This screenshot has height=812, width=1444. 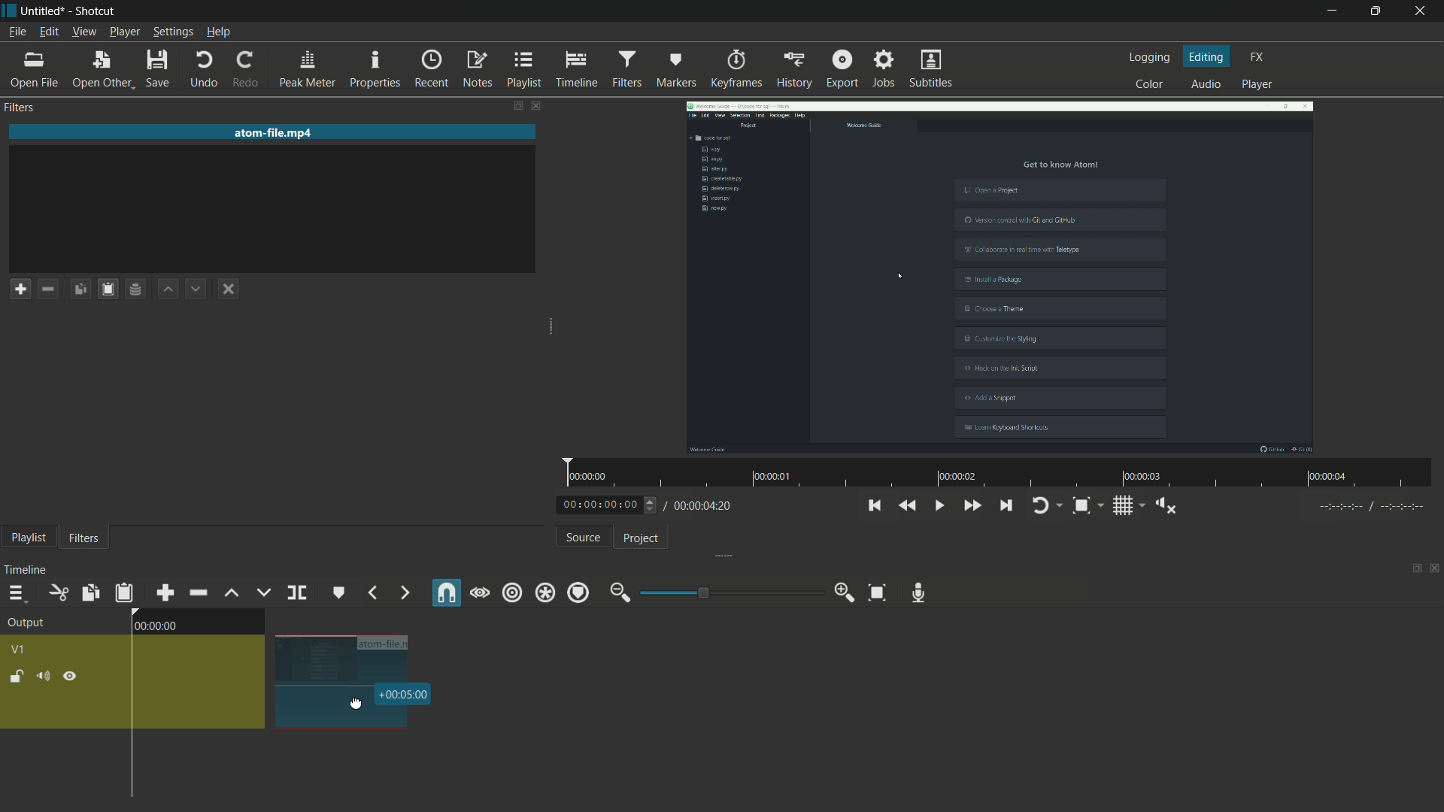 I want to click on file name, so click(x=276, y=133).